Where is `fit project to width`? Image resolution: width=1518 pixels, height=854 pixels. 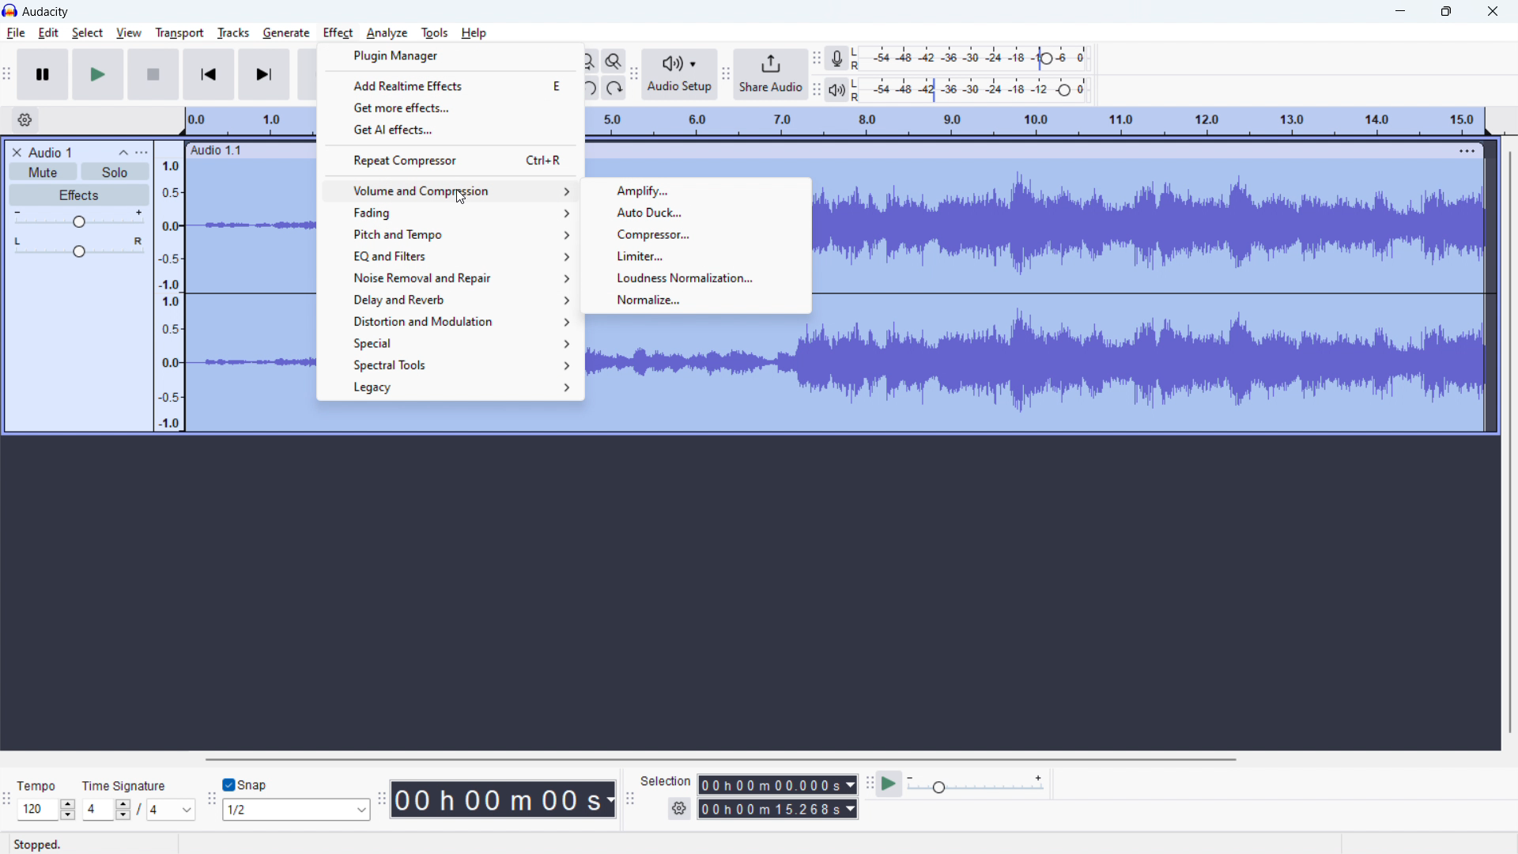 fit project to width is located at coordinates (590, 61).